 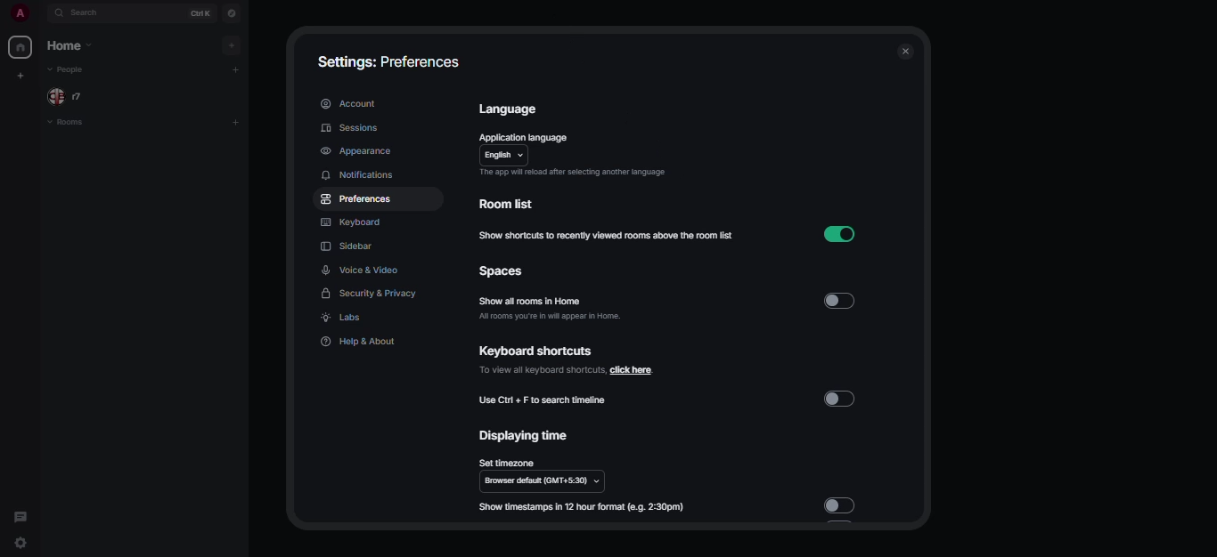 What do you see at coordinates (363, 341) in the screenshot?
I see `help & about` at bounding box center [363, 341].